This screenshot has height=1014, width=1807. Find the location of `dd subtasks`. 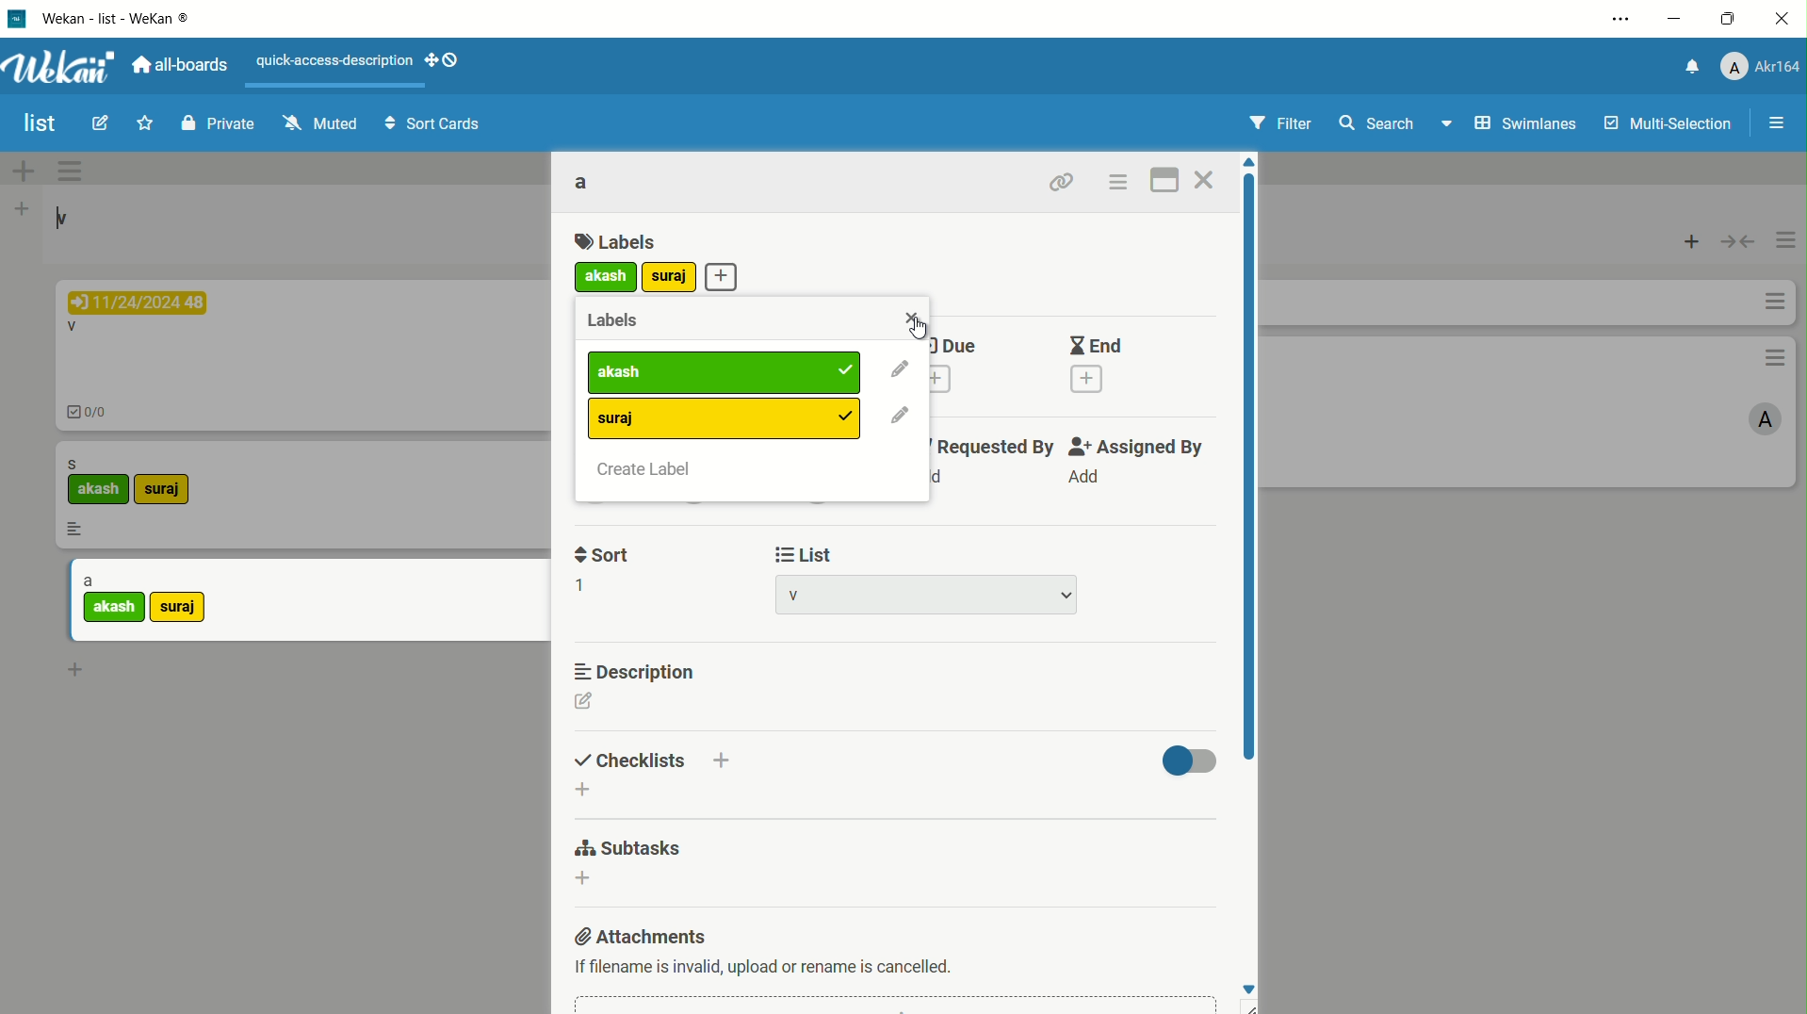

dd subtasks is located at coordinates (582, 878).